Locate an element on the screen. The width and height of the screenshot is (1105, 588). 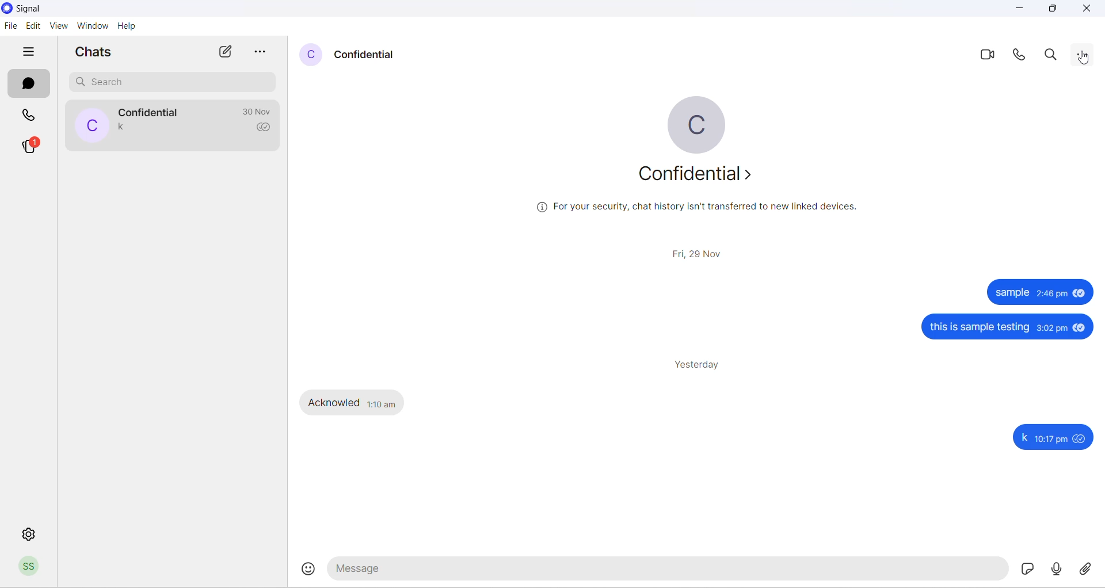
share attachment is located at coordinates (1089, 571).